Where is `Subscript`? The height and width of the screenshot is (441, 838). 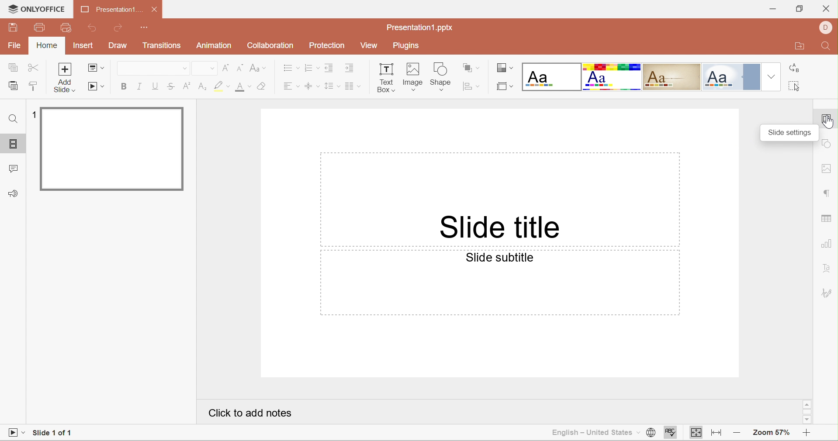
Subscript is located at coordinates (203, 87).